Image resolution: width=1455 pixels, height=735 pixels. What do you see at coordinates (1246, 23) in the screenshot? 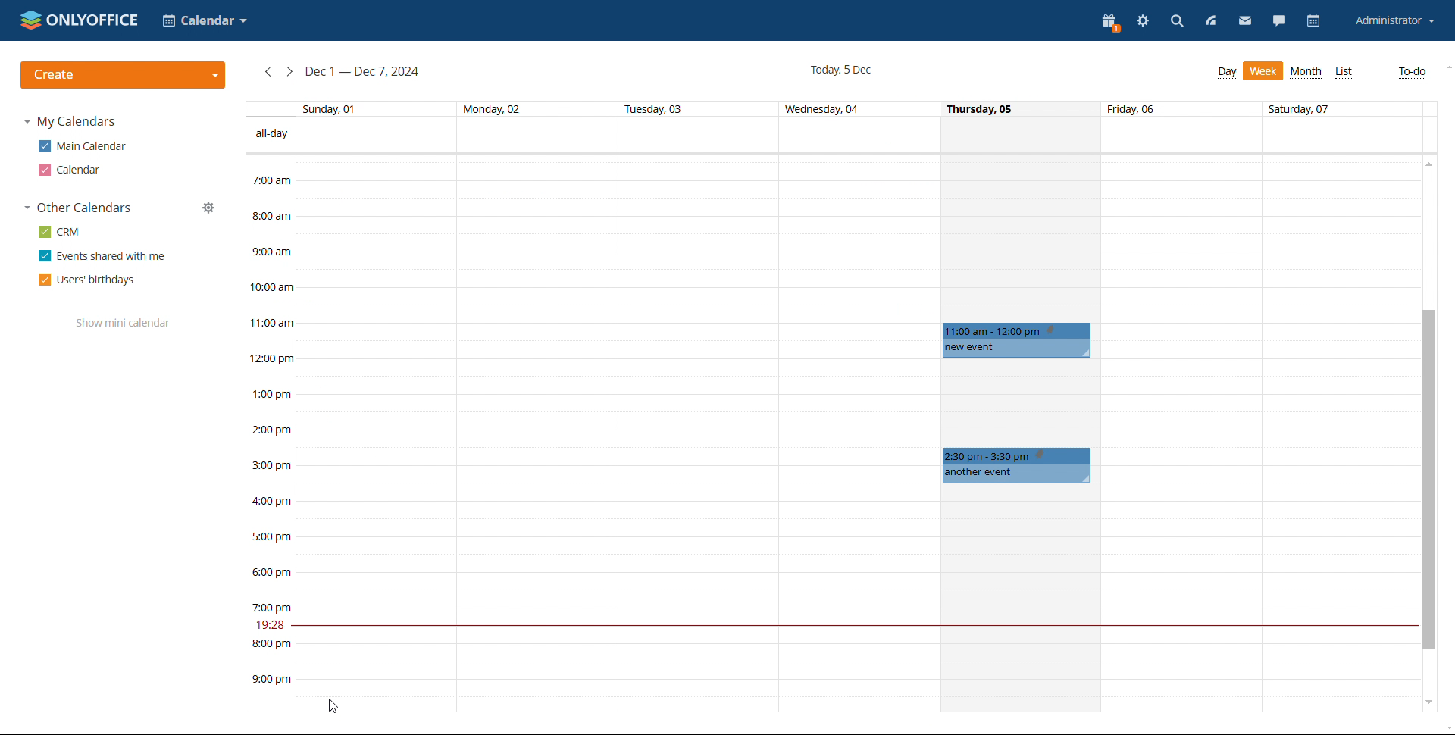
I see `mail` at bounding box center [1246, 23].